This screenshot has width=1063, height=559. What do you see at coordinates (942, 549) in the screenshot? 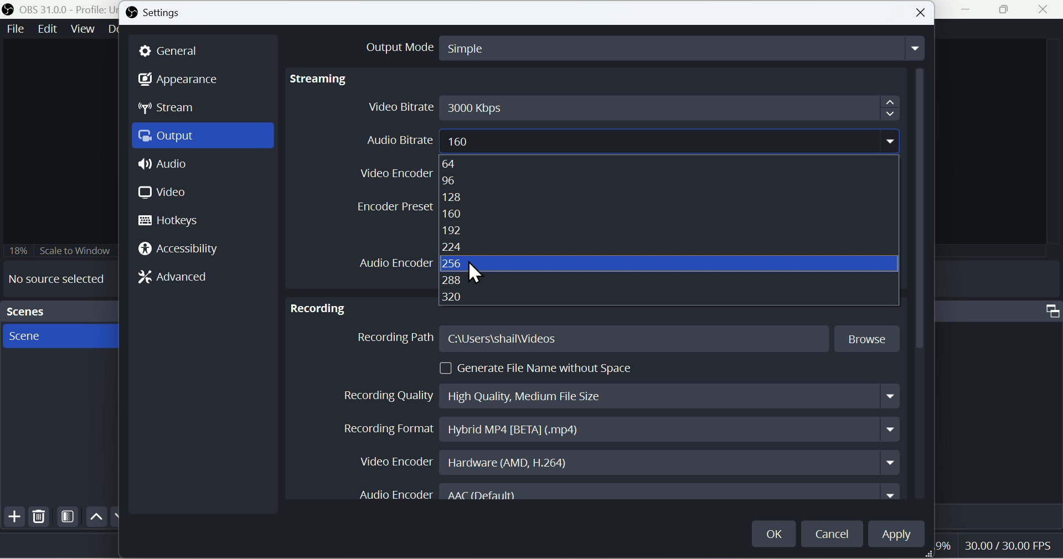
I see `9%` at bounding box center [942, 549].